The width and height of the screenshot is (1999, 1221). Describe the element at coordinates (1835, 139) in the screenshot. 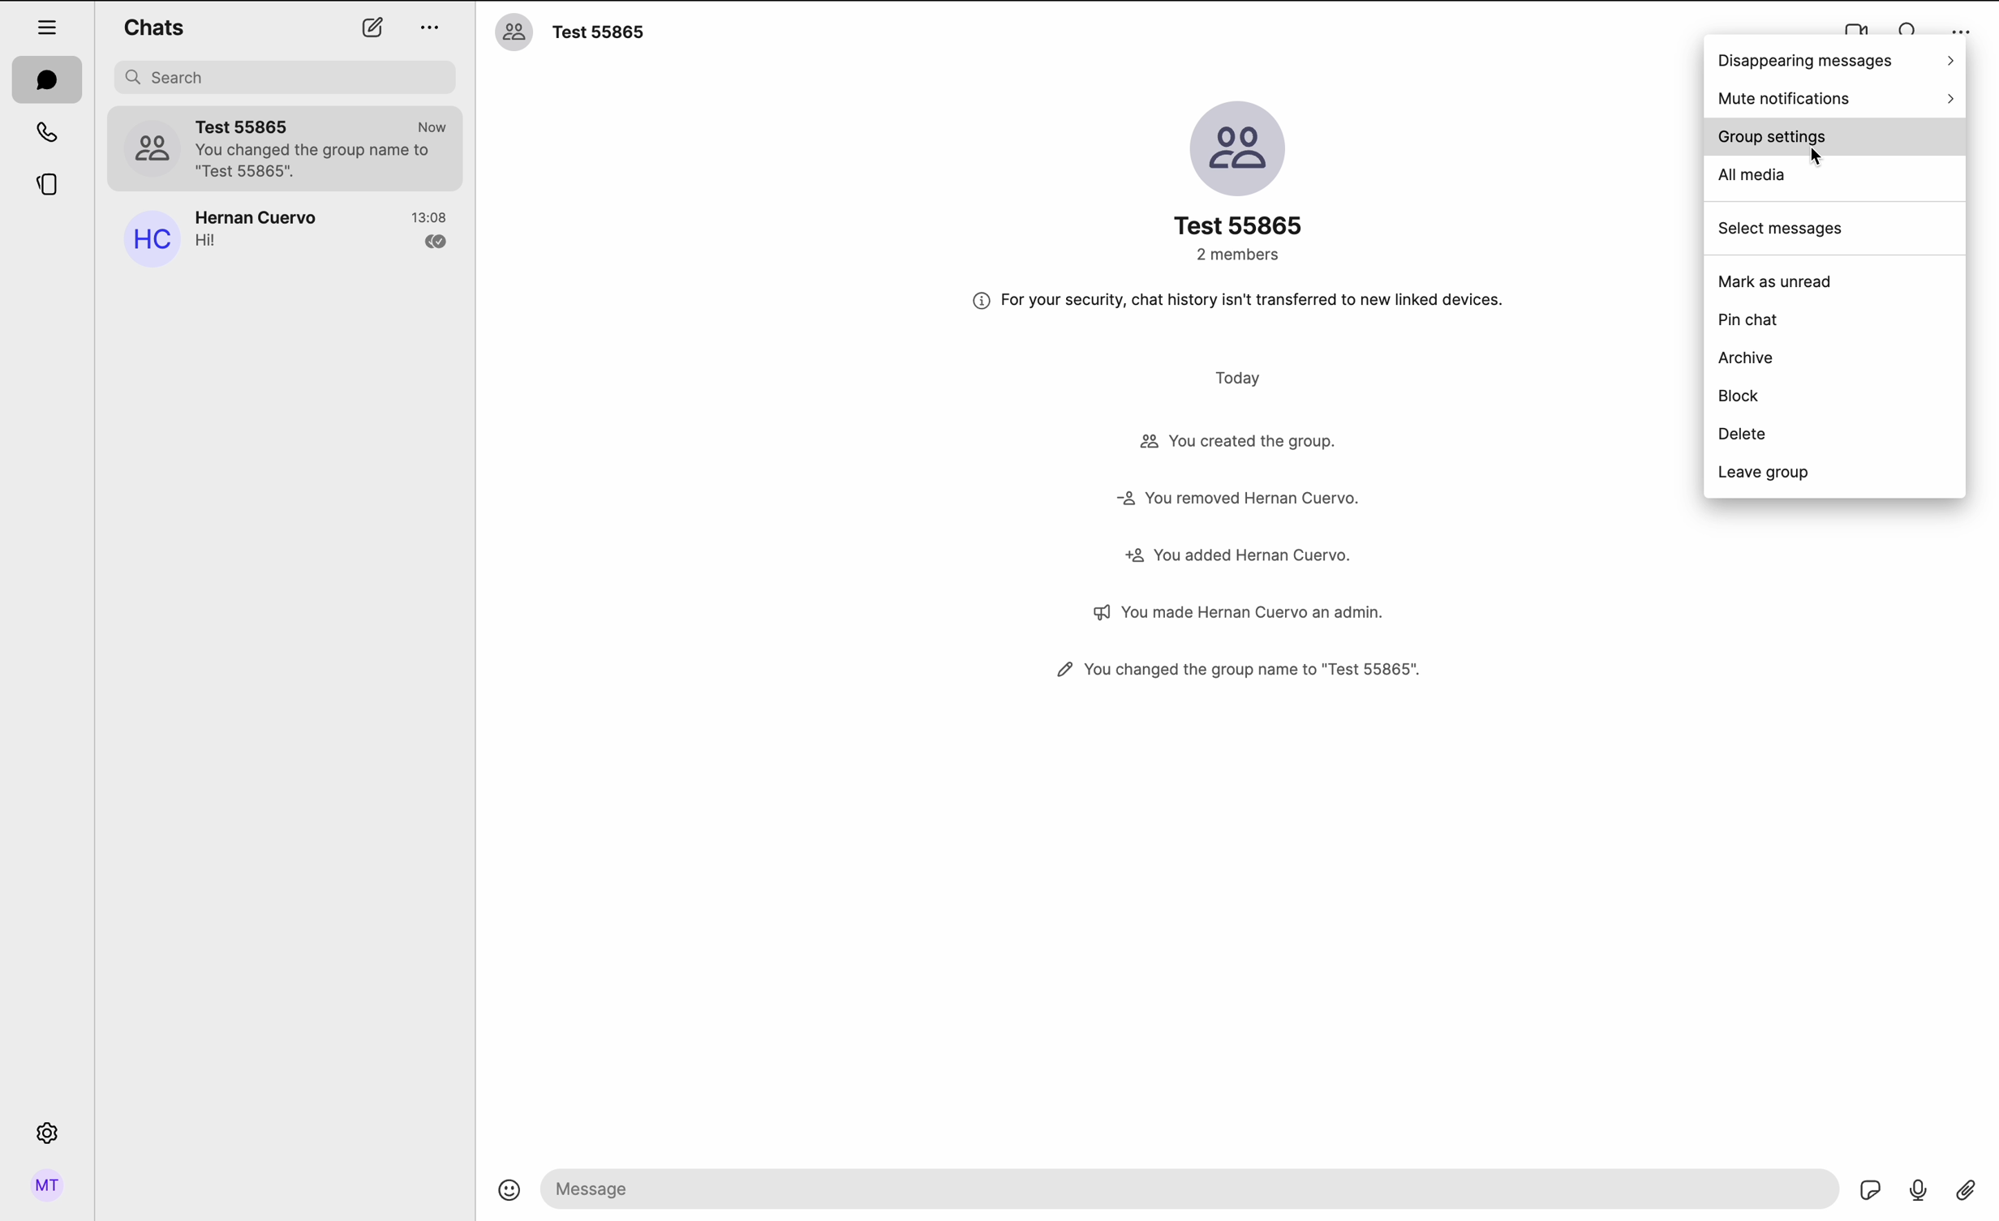

I see `click on group settings` at that location.